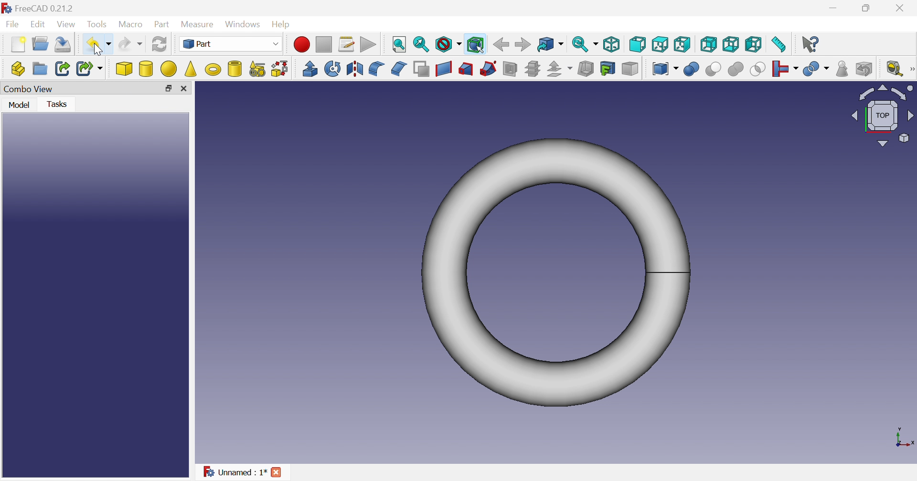 This screenshot has height=481, width=917. I want to click on Create primitives..., so click(258, 69).